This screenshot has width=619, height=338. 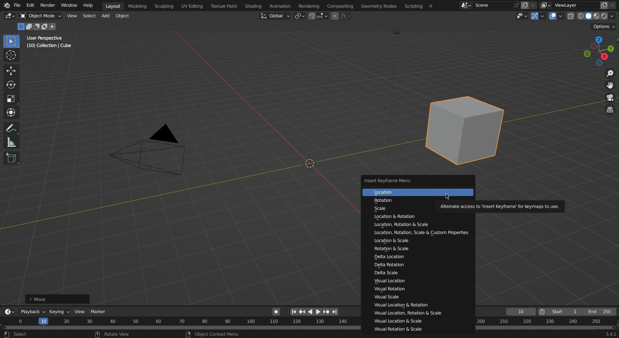 What do you see at coordinates (601, 312) in the screenshot?
I see `End` at bounding box center [601, 312].